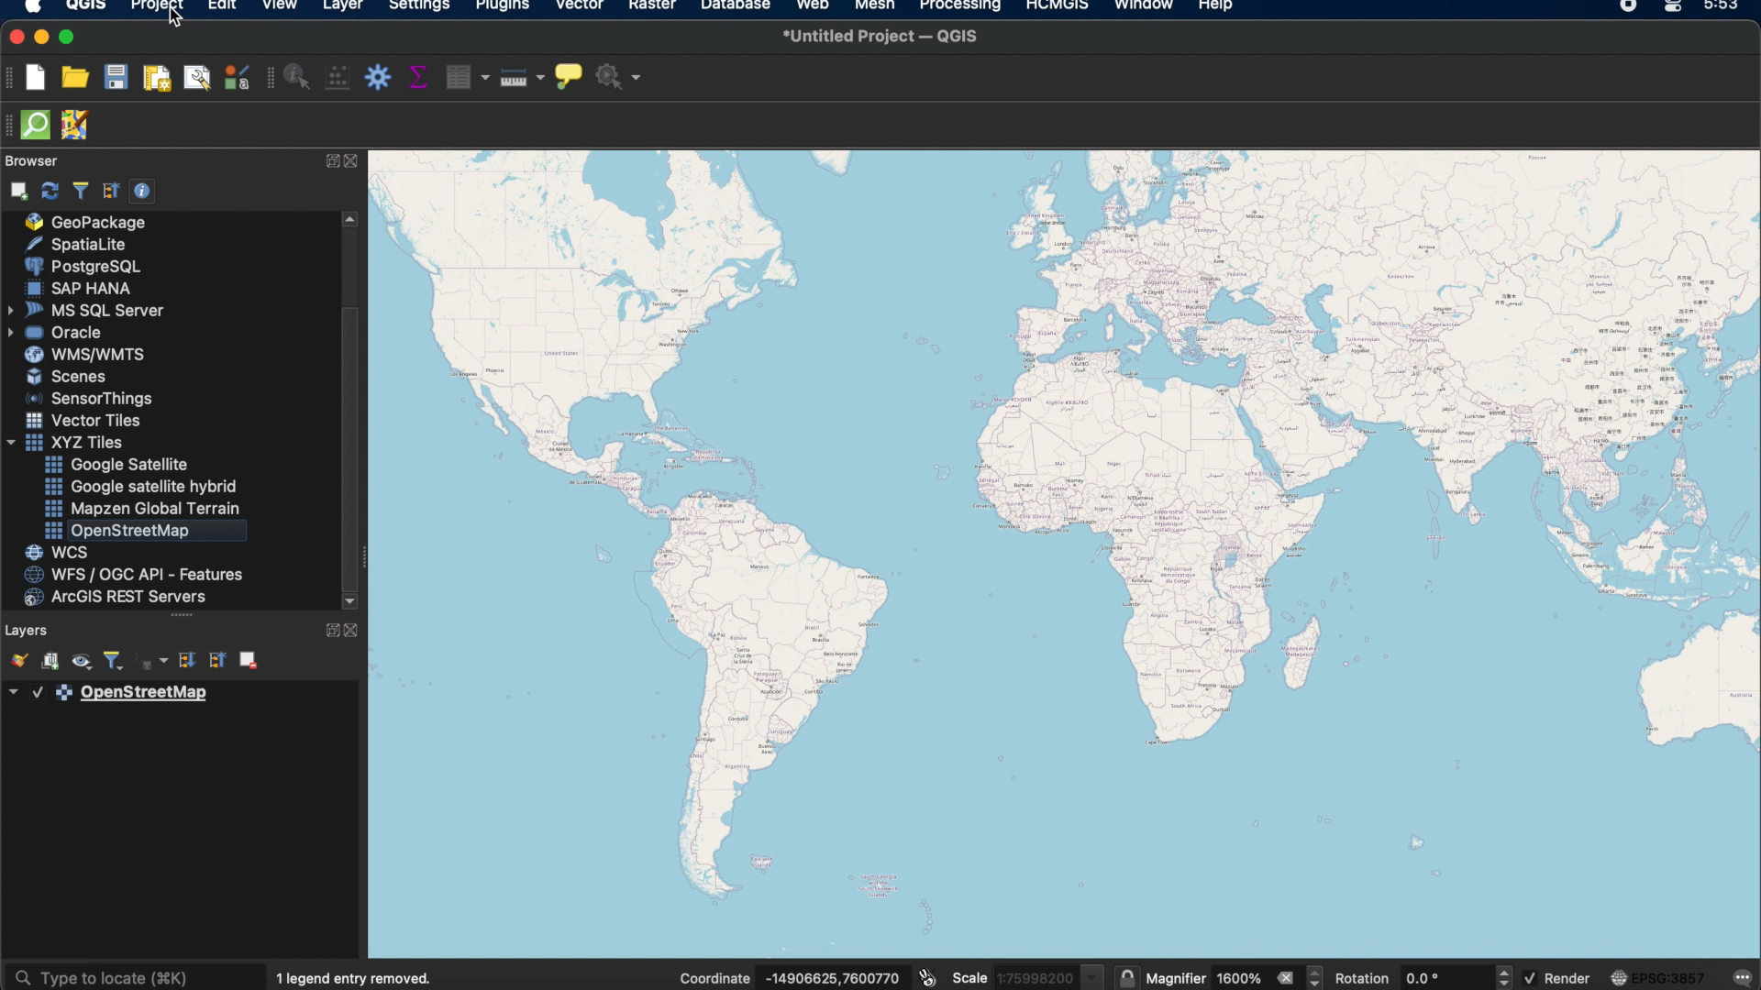 The width and height of the screenshot is (1761, 990). I want to click on collapse all, so click(111, 191).